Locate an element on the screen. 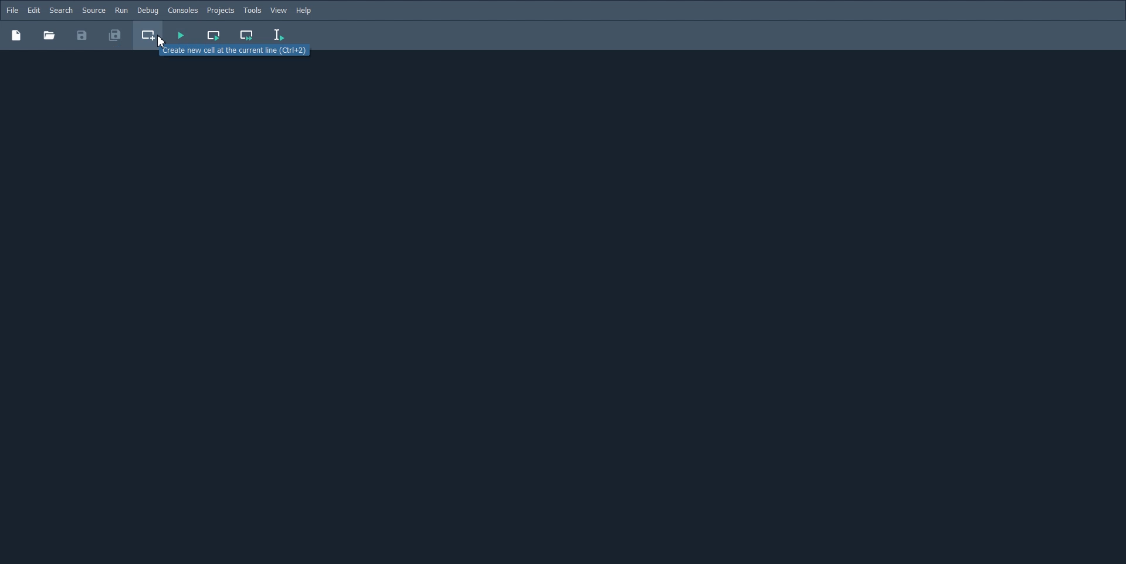 The width and height of the screenshot is (1126, 564). Projects is located at coordinates (221, 11).